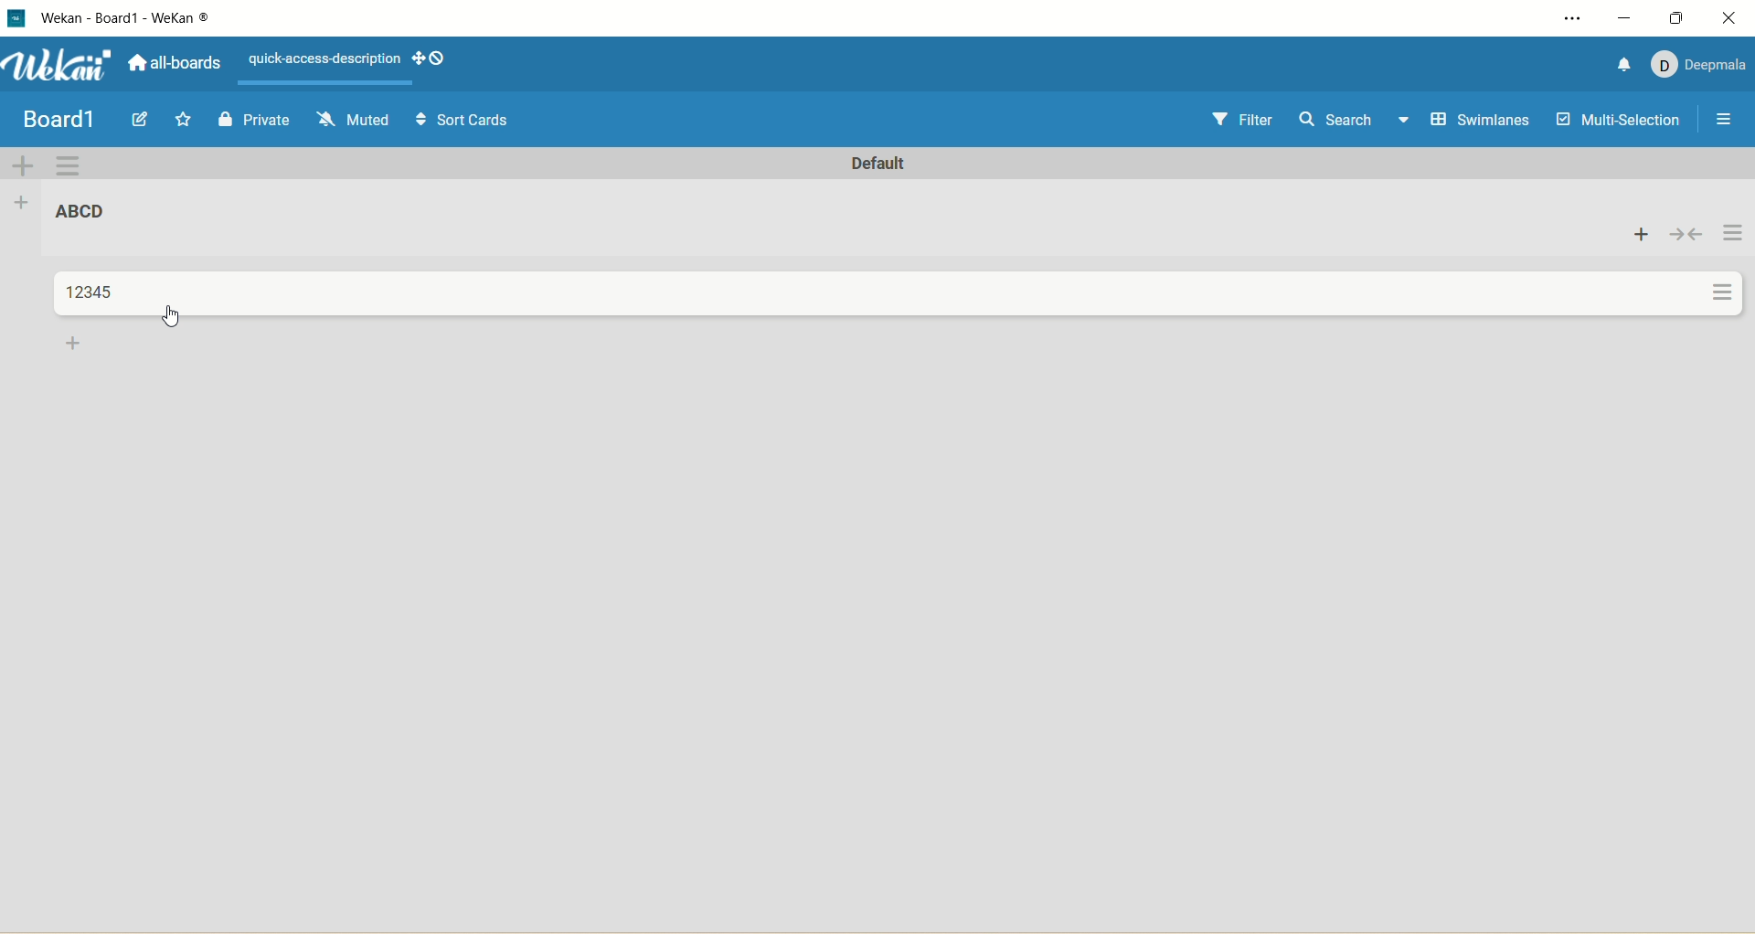  Describe the element at coordinates (173, 319) in the screenshot. I see `cursor` at that location.